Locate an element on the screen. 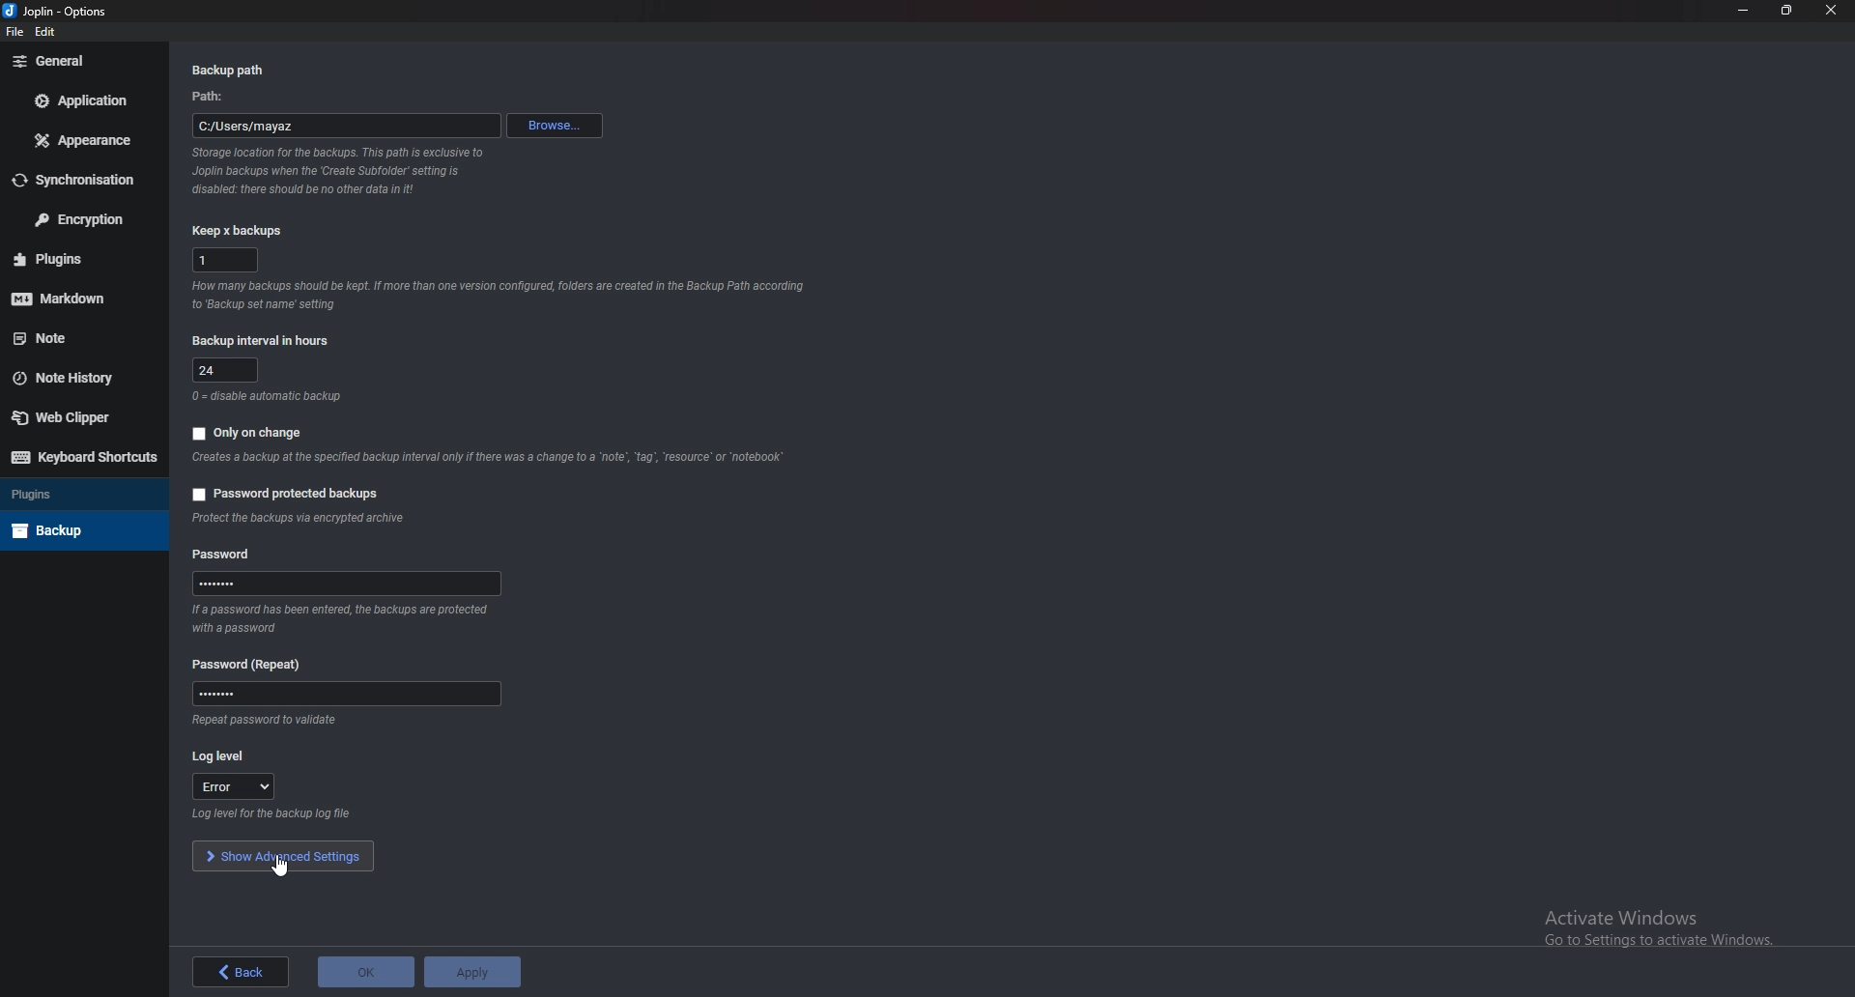 This screenshot has height=997, width=1855. Password is located at coordinates (348, 584).